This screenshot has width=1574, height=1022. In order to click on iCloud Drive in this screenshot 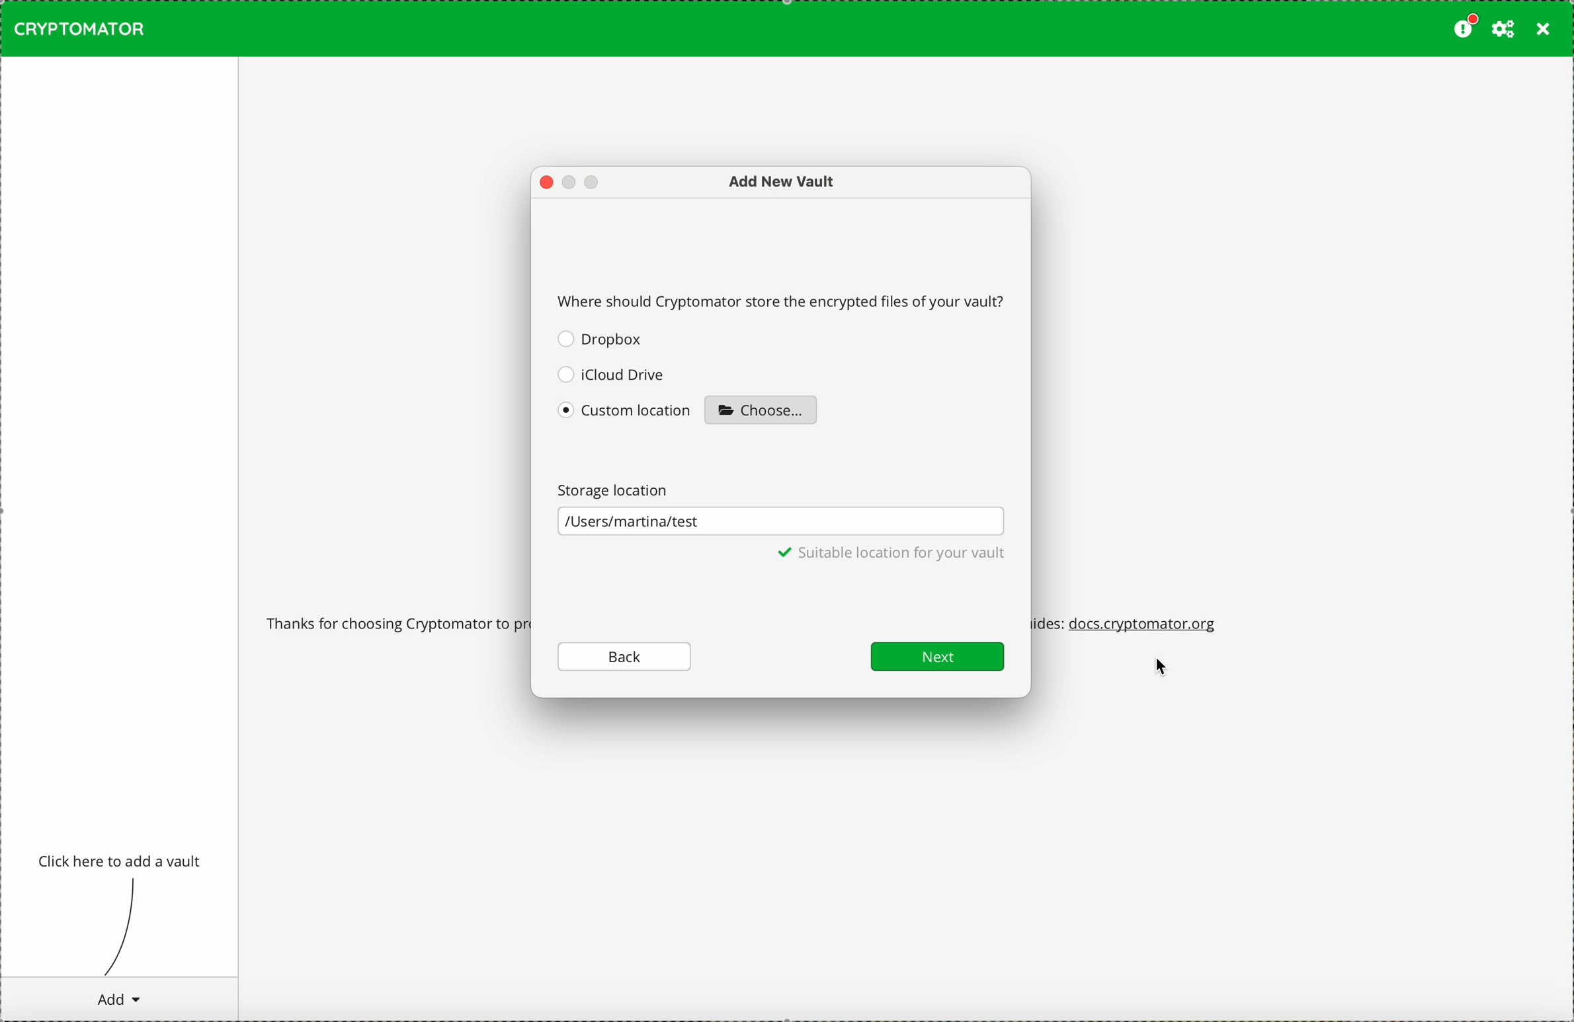, I will do `click(611, 373)`.